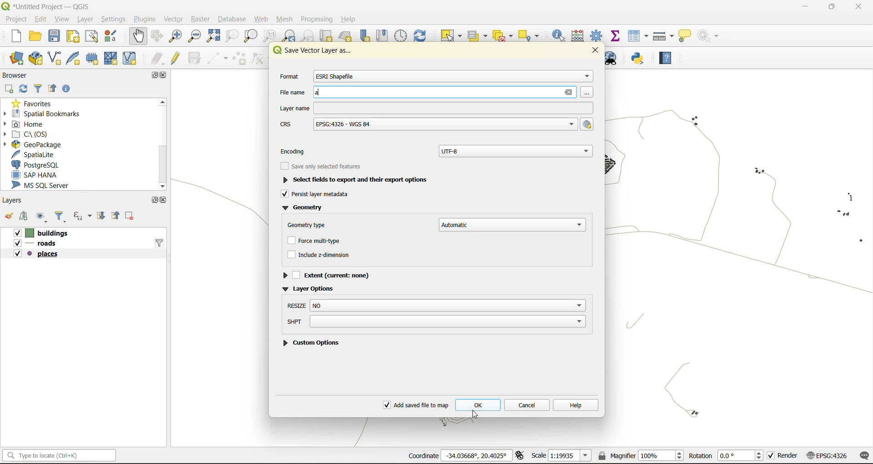  Describe the element at coordinates (175, 19) in the screenshot. I see `vector` at that location.